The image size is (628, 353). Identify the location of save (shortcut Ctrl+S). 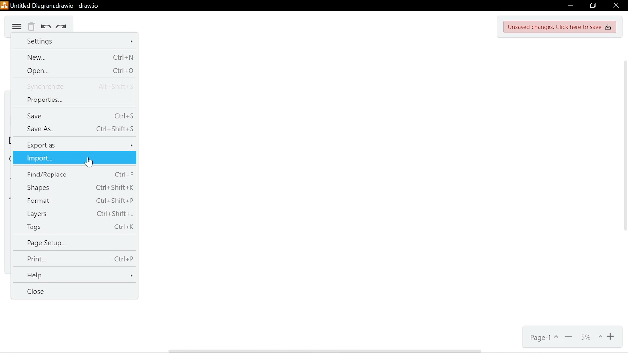
(75, 115).